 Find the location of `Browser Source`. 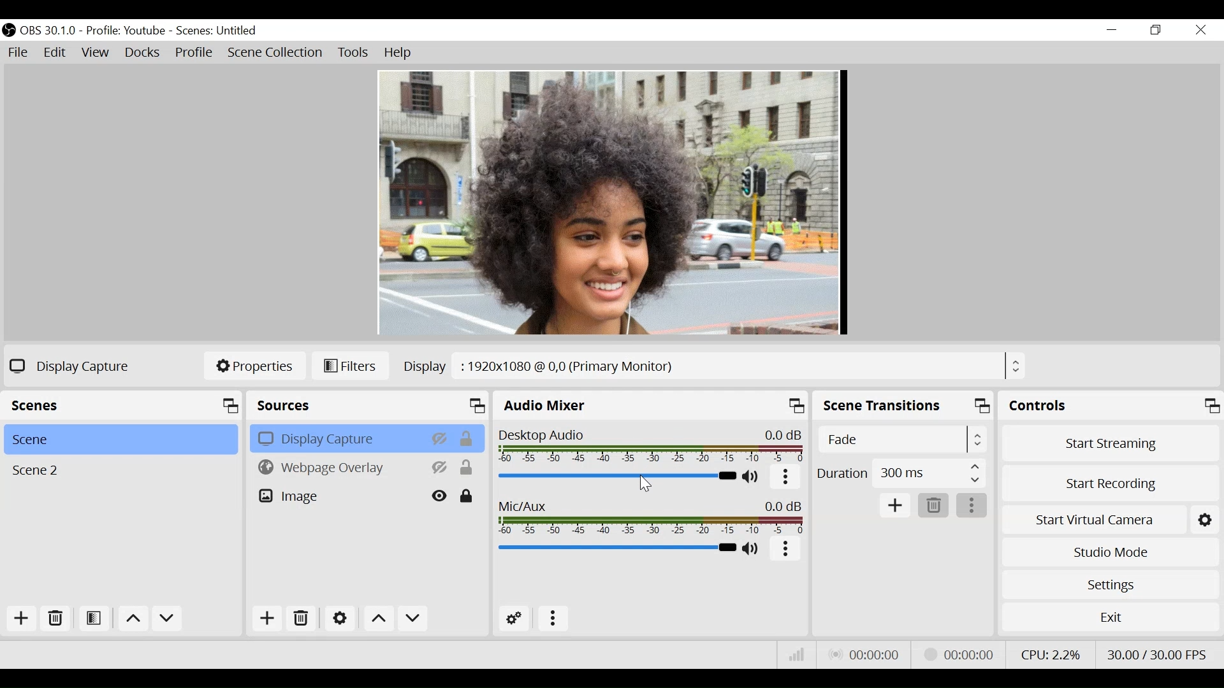

Browser Source is located at coordinates (337, 468).